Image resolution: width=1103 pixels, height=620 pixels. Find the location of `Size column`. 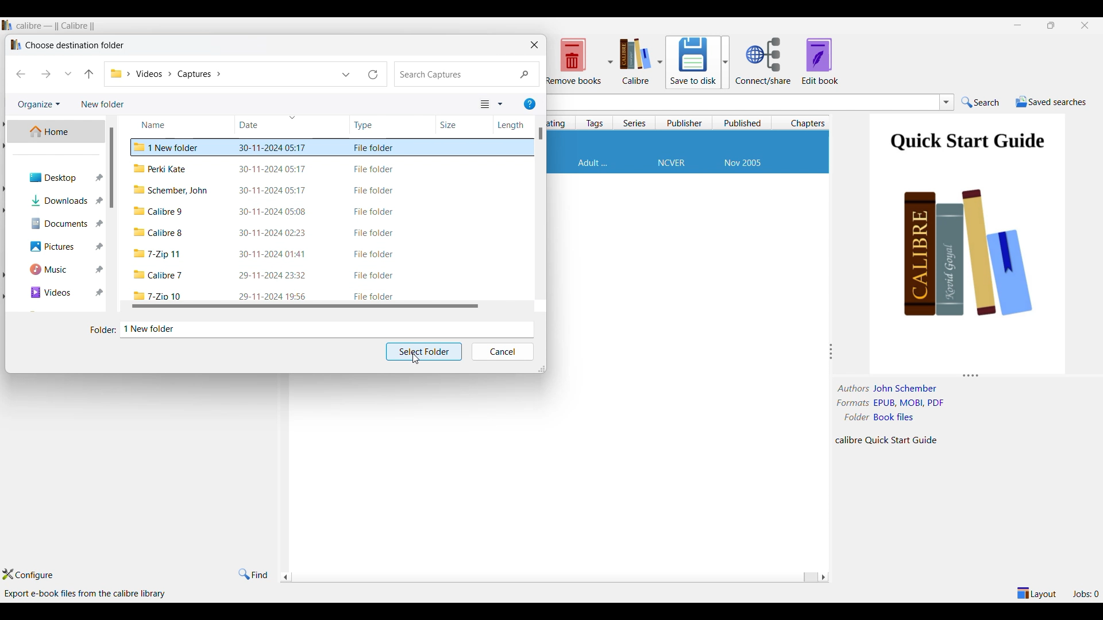

Size column is located at coordinates (456, 124).